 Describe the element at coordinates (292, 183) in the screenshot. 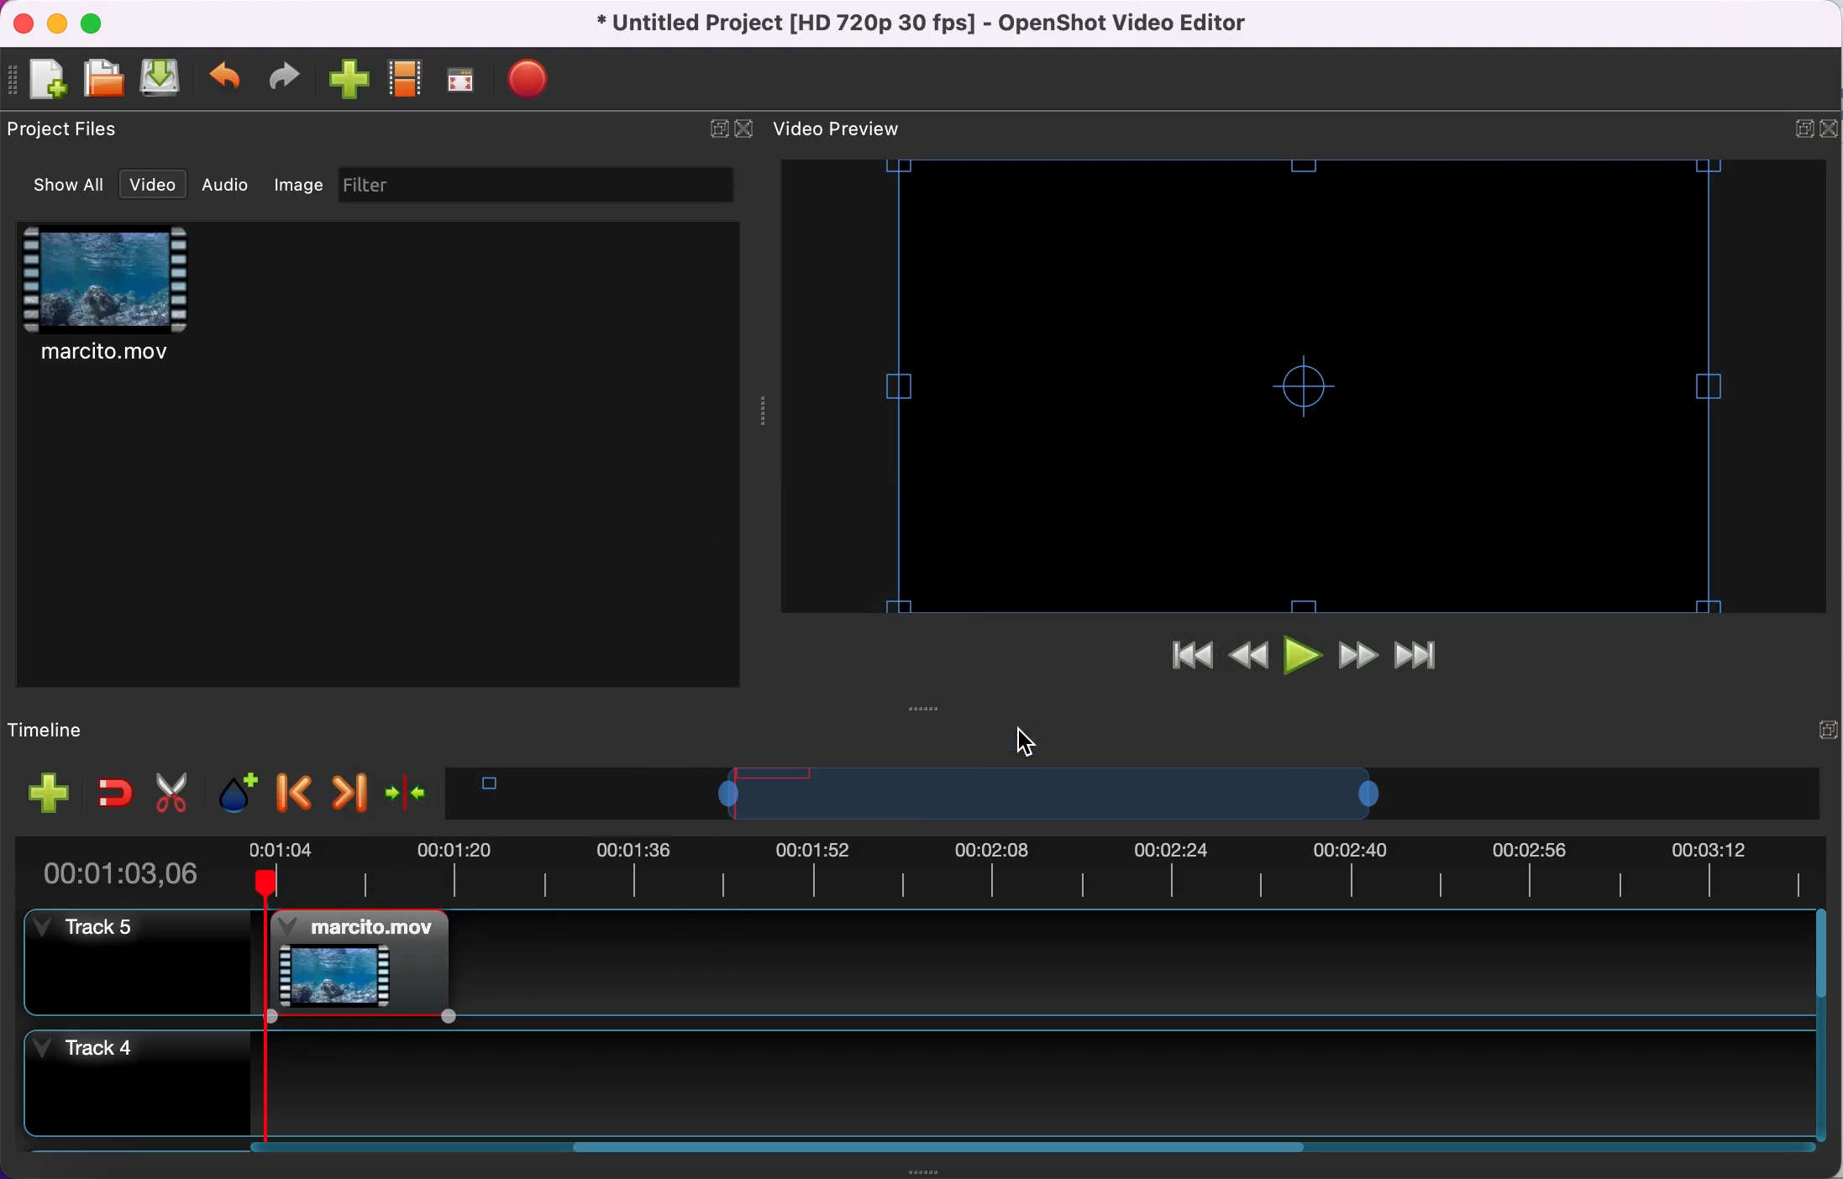

I see `image` at that location.